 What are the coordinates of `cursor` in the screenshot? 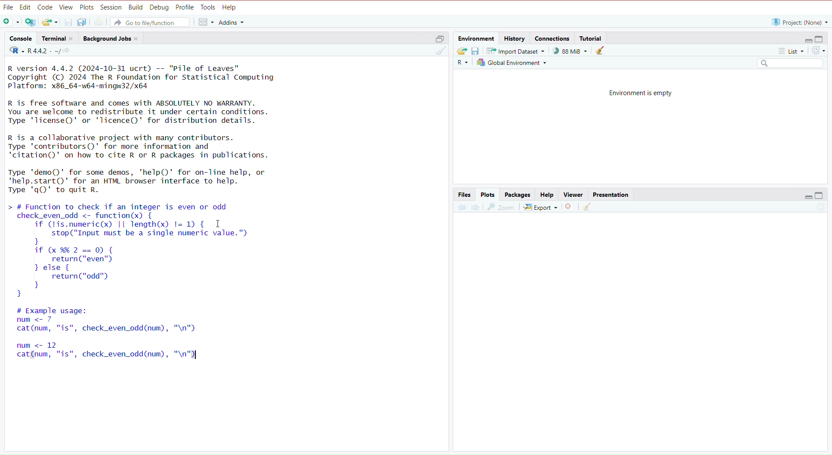 It's located at (218, 224).